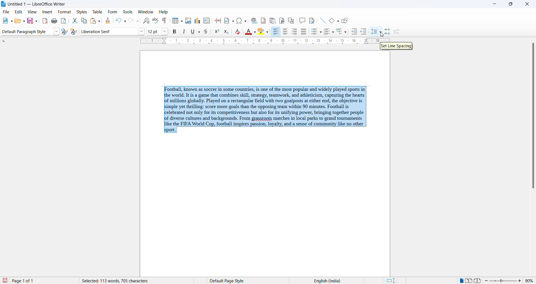 The height and width of the screenshot is (284, 536). I want to click on set line spacing hover text, so click(396, 46).